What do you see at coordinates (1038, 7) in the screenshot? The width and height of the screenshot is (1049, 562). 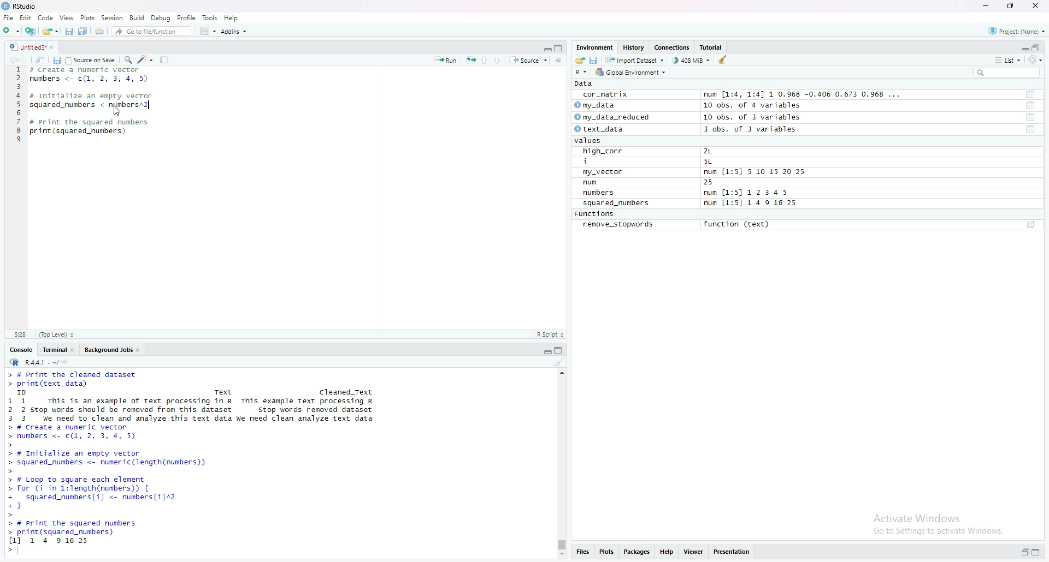 I see `close` at bounding box center [1038, 7].